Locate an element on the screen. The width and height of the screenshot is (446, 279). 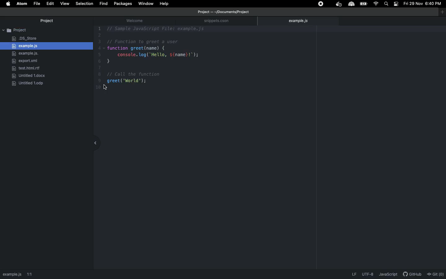
description is located at coordinates (369, 275).